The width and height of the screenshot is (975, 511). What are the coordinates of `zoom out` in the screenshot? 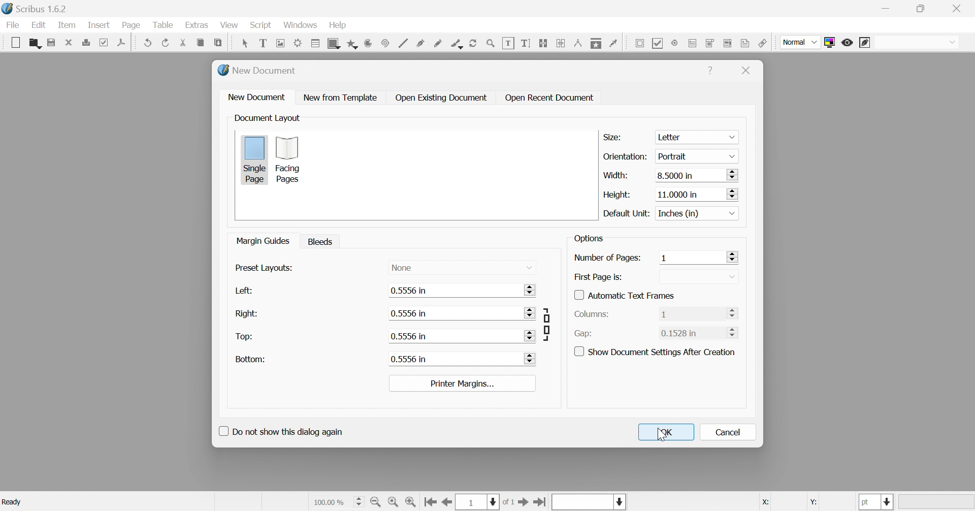 It's located at (377, 501).